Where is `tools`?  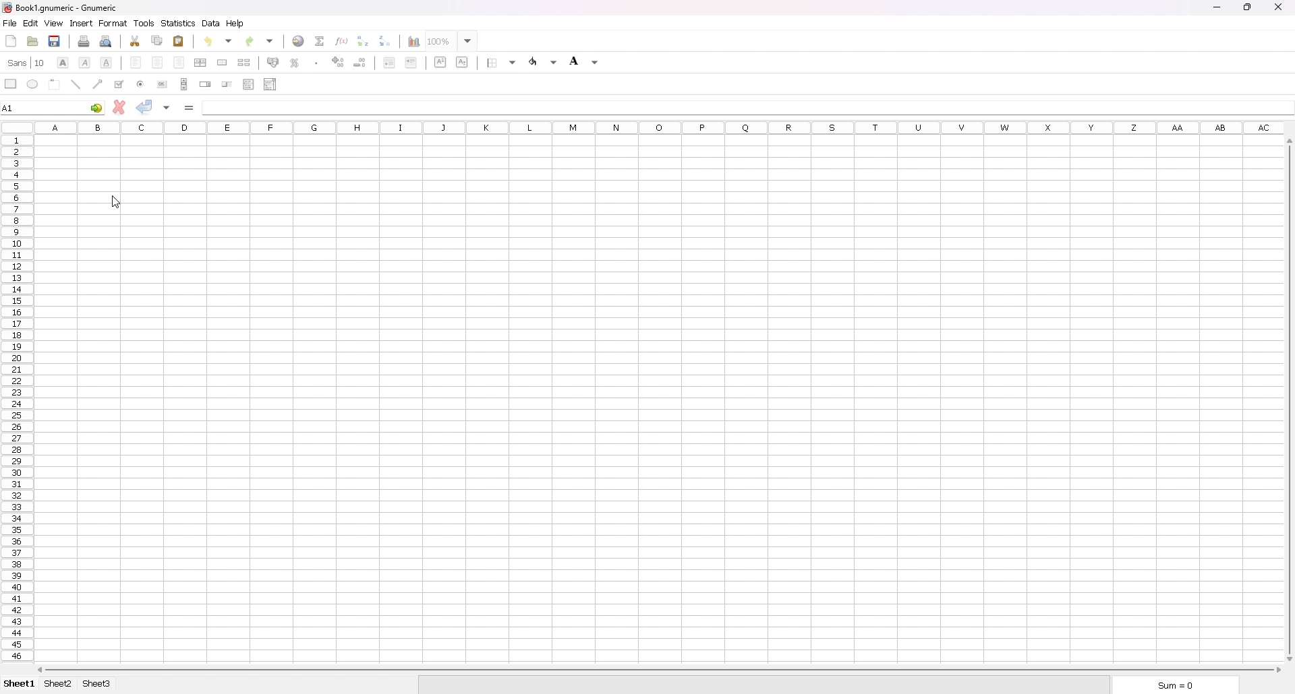
tools is located at coordinates (145, 23).